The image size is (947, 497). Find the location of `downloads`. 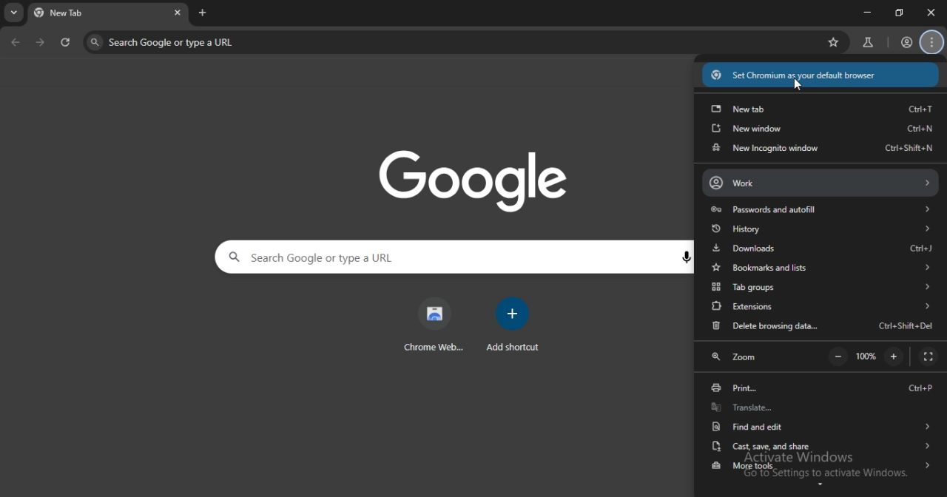

downloads is located at coordinates (823, 246).